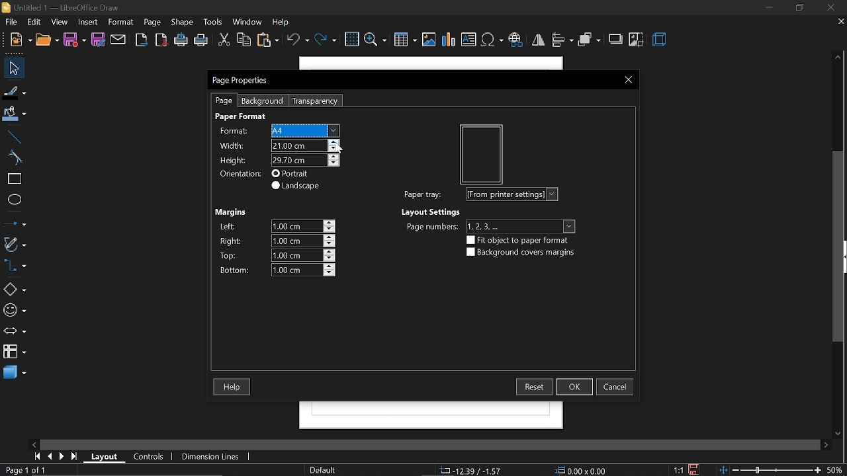 Image resolution: width=847 pixels, height=476 pixels. What do you see at coordinates (120, 40) in the screenshot?
I see `attach` at bounding box center [120, 40].